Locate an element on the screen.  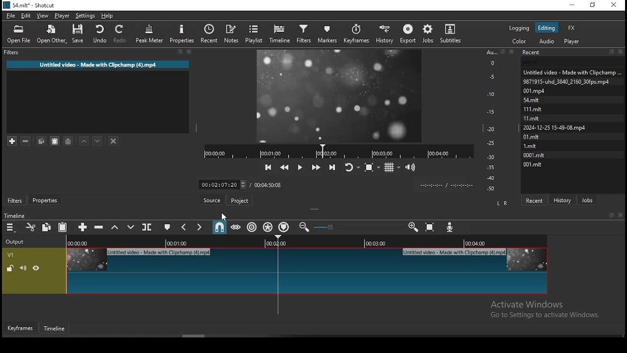
open file is located at coordinates (20, 35).